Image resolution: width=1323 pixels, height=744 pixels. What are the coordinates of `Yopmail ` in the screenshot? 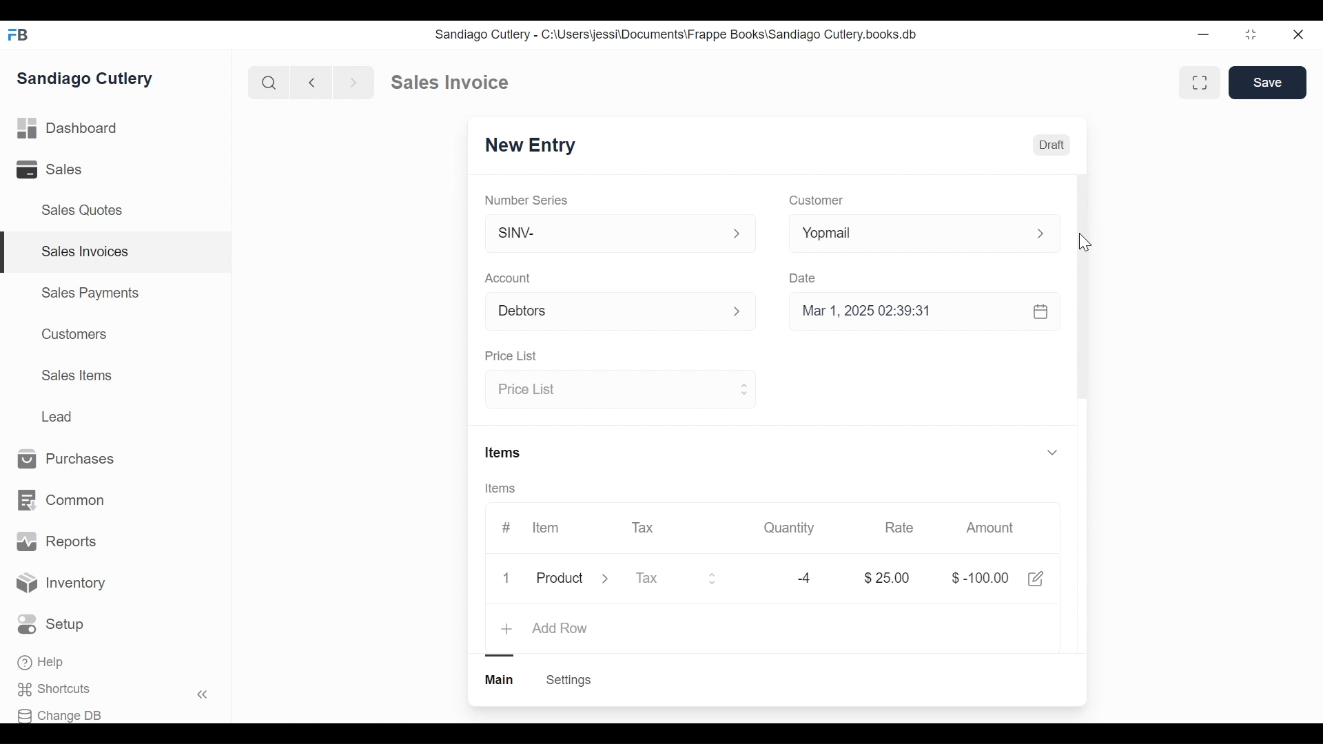 It's located at (925, 234).